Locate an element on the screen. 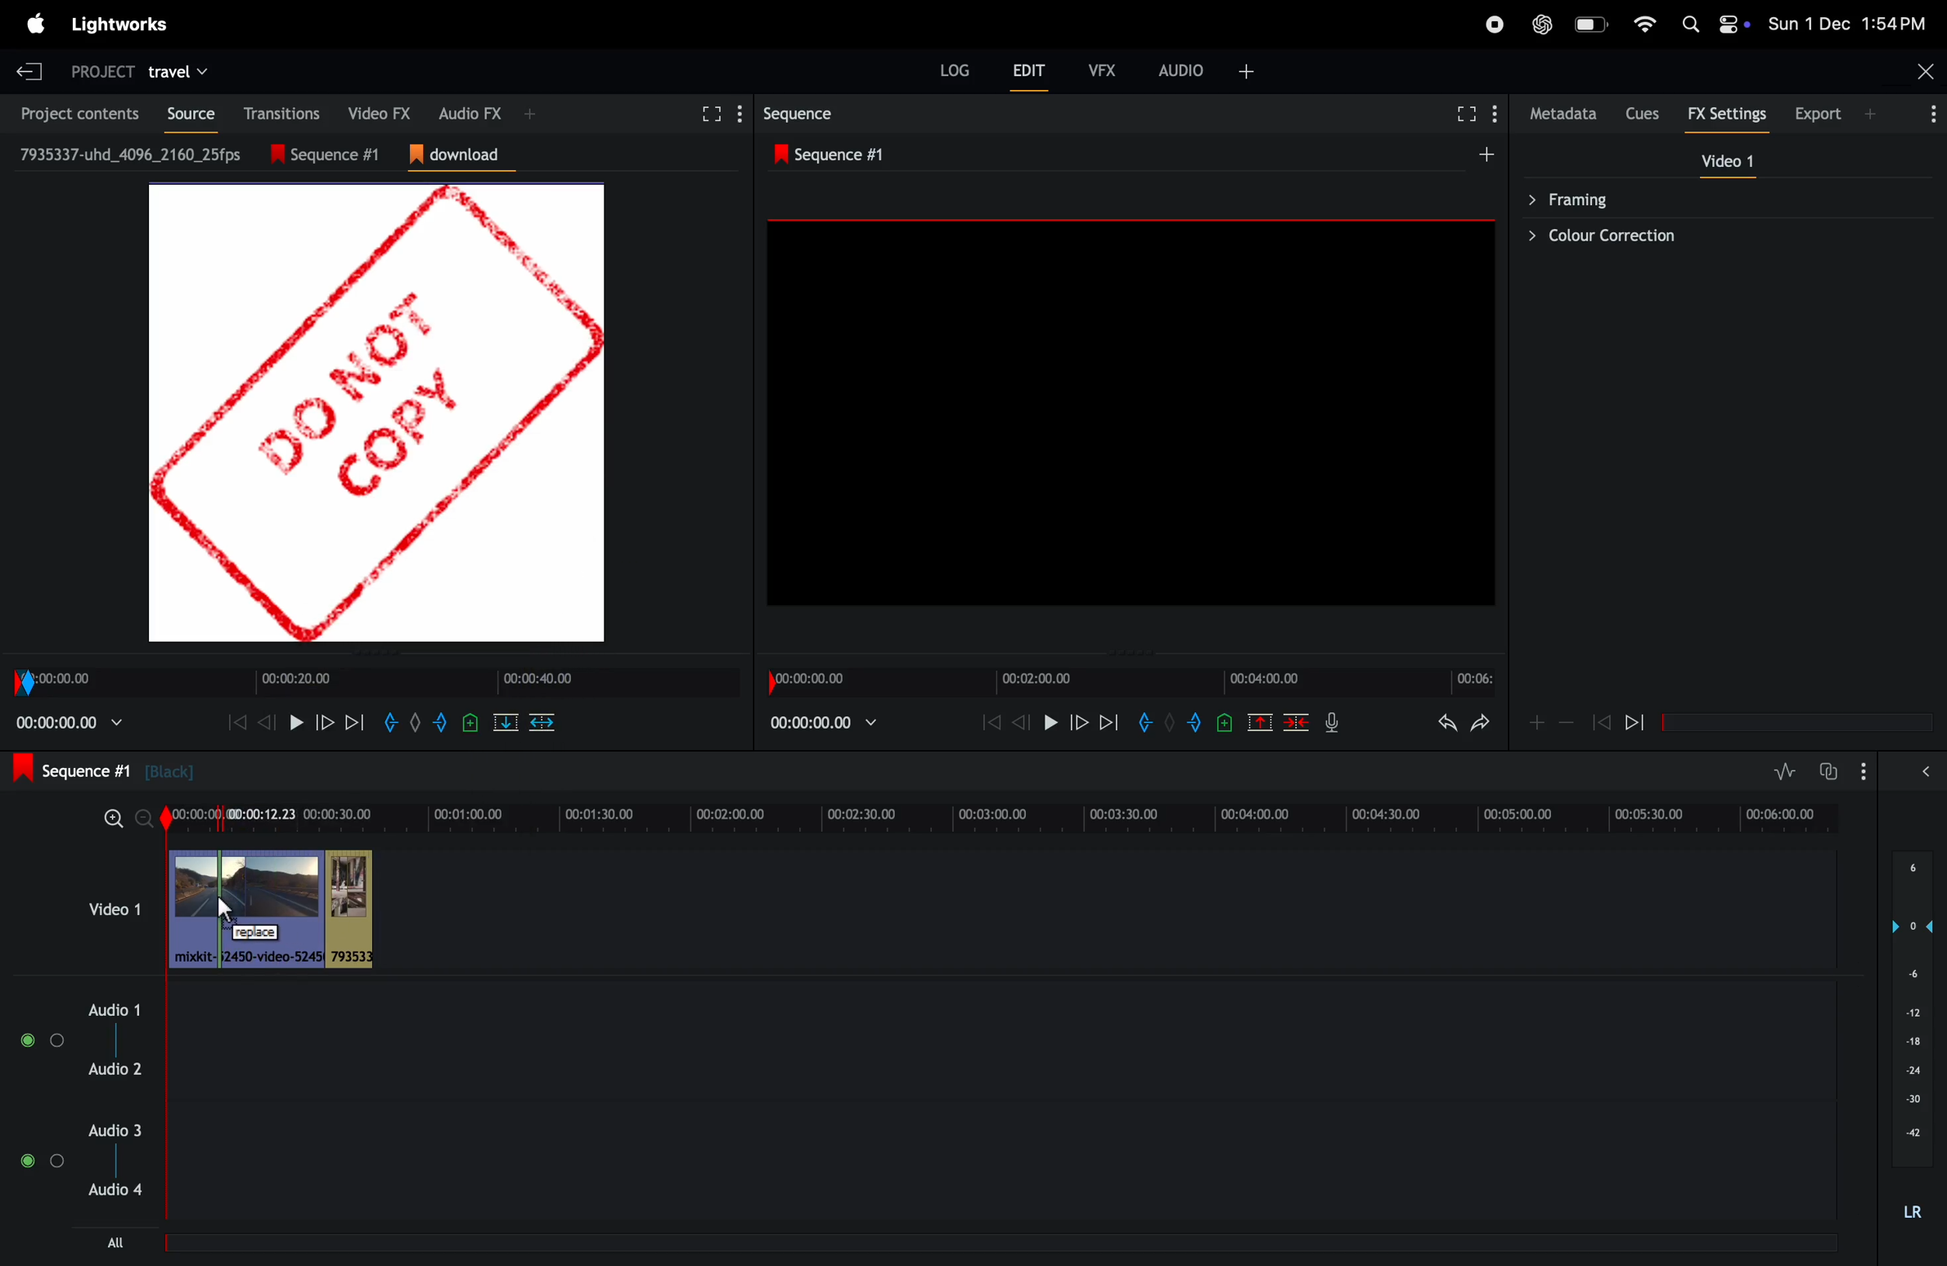 This screenshot has height=1266, width=1947. colour correction is located at coordinates (1716, 236).